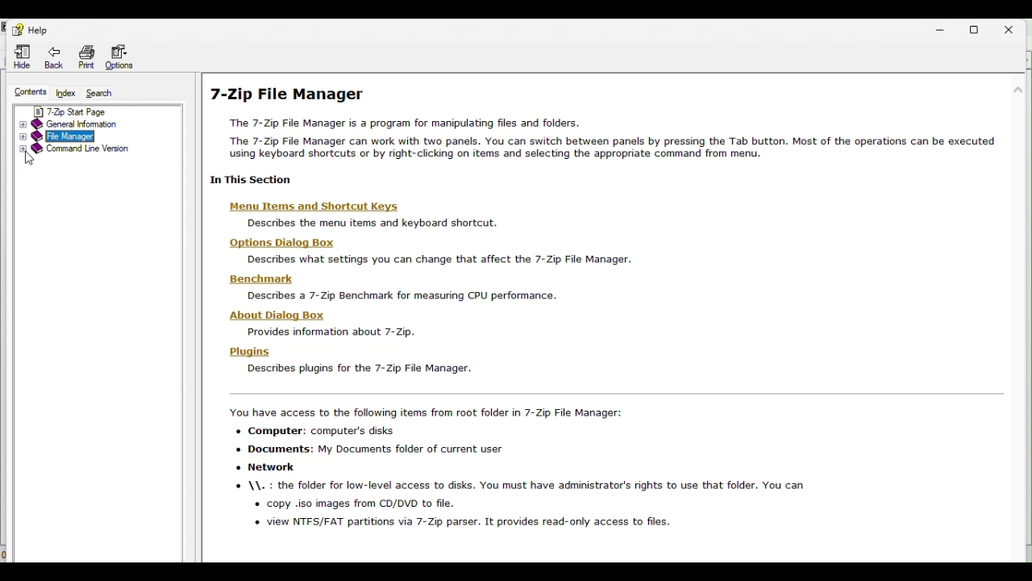 This screenshot has width=1032, height=581. I want to click on help, so click(35, 28).